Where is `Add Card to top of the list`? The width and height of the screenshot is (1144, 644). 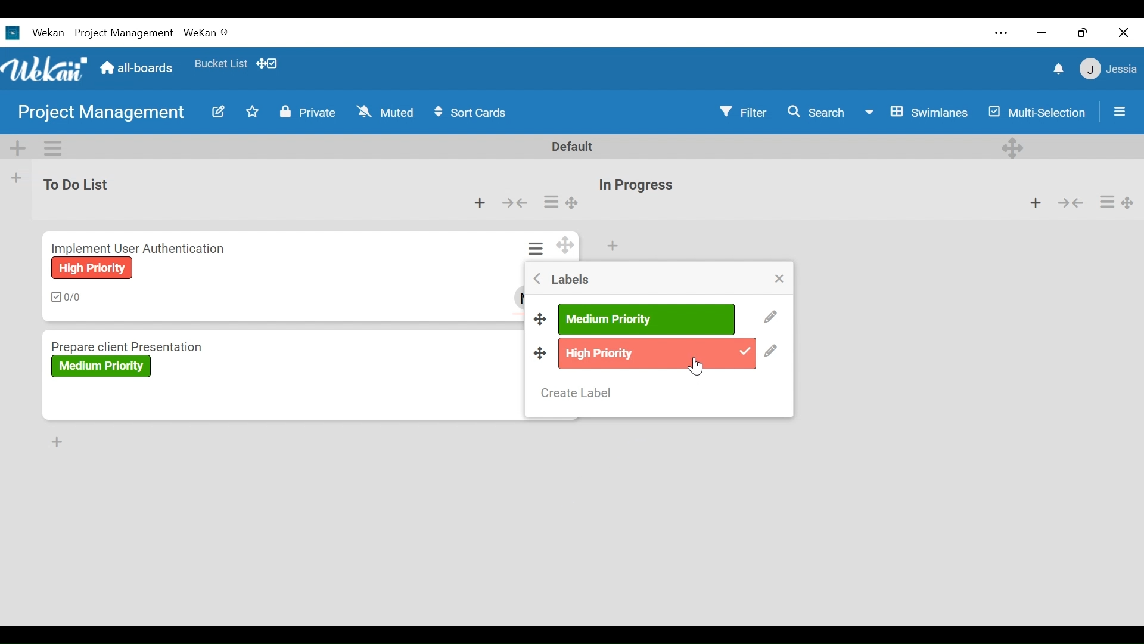 Add Card to top of the list is located at coordinates (1035, 201).